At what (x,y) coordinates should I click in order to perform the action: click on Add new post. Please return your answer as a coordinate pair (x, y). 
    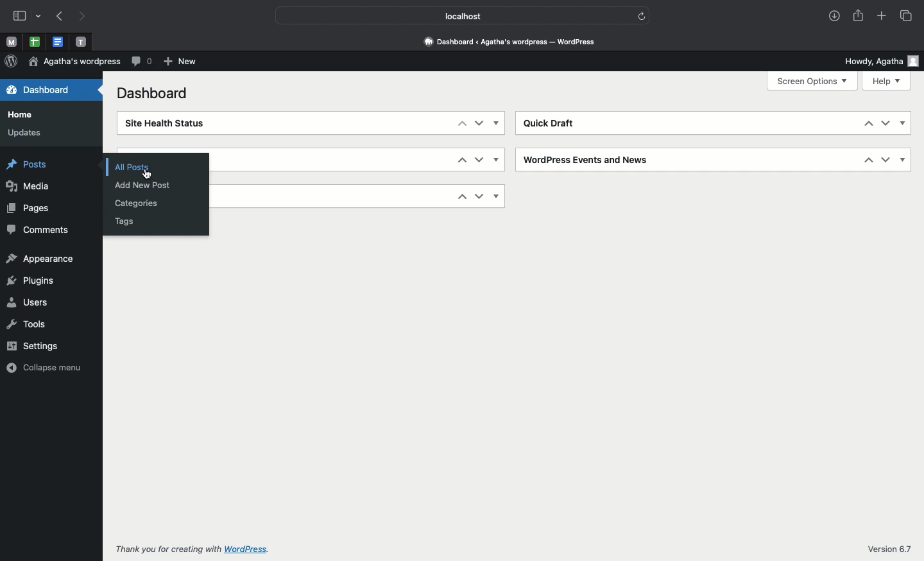
    Looking at the image, I should click on (142, 185).